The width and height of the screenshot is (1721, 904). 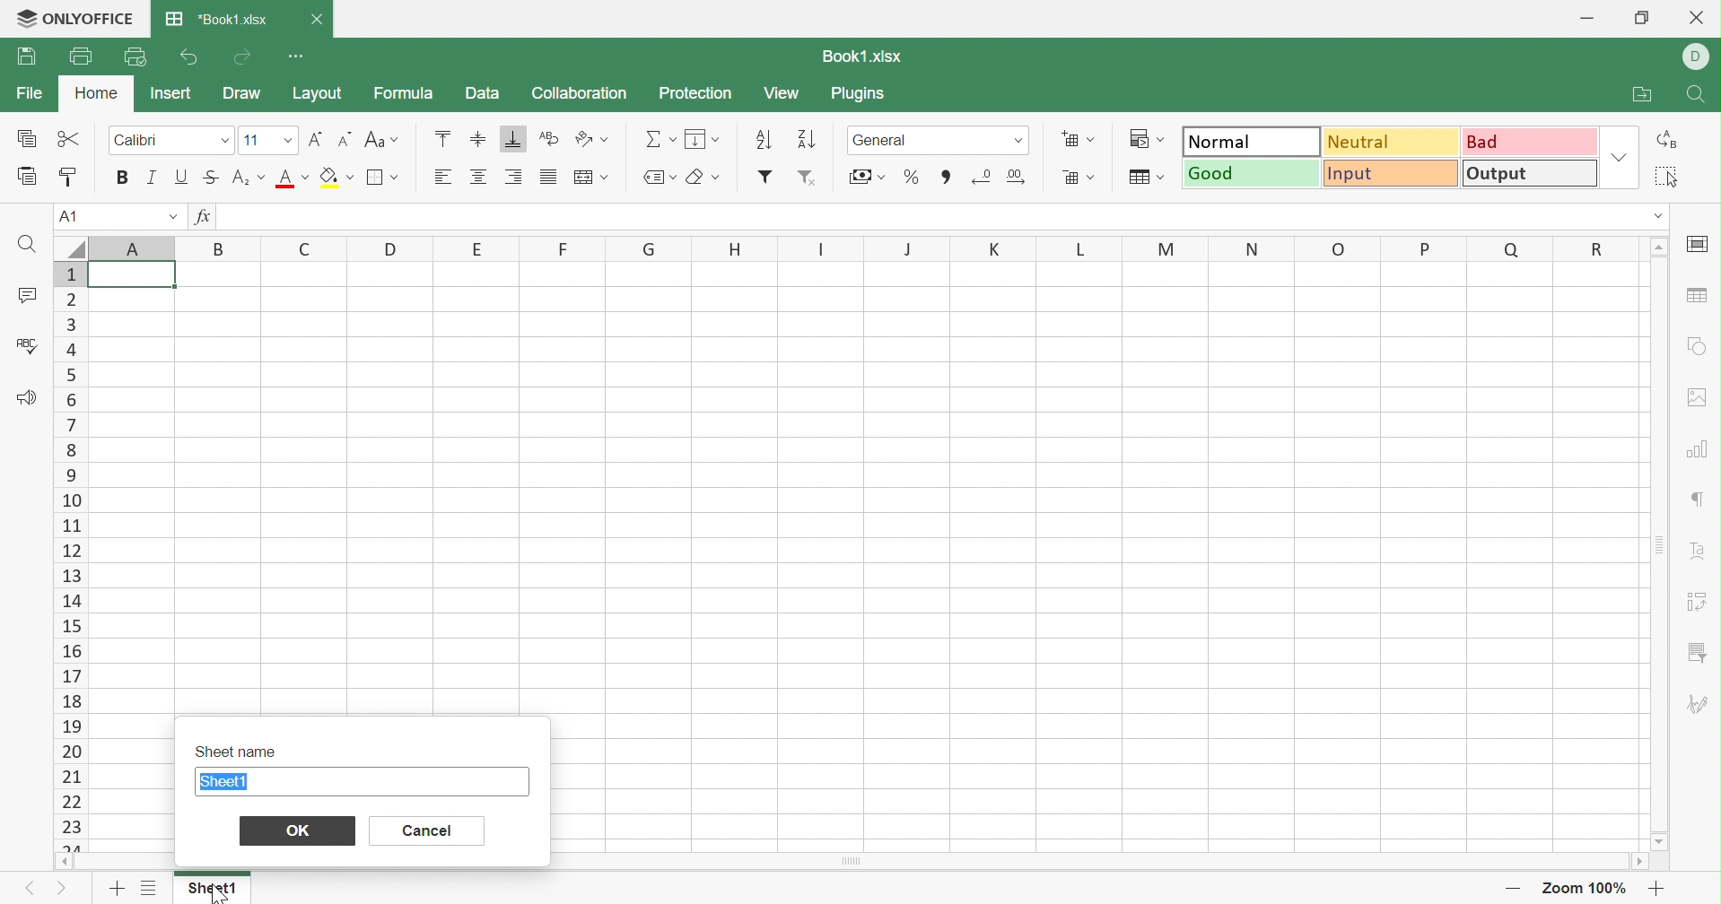 I want to click on Home, so click(x=96, y=94).